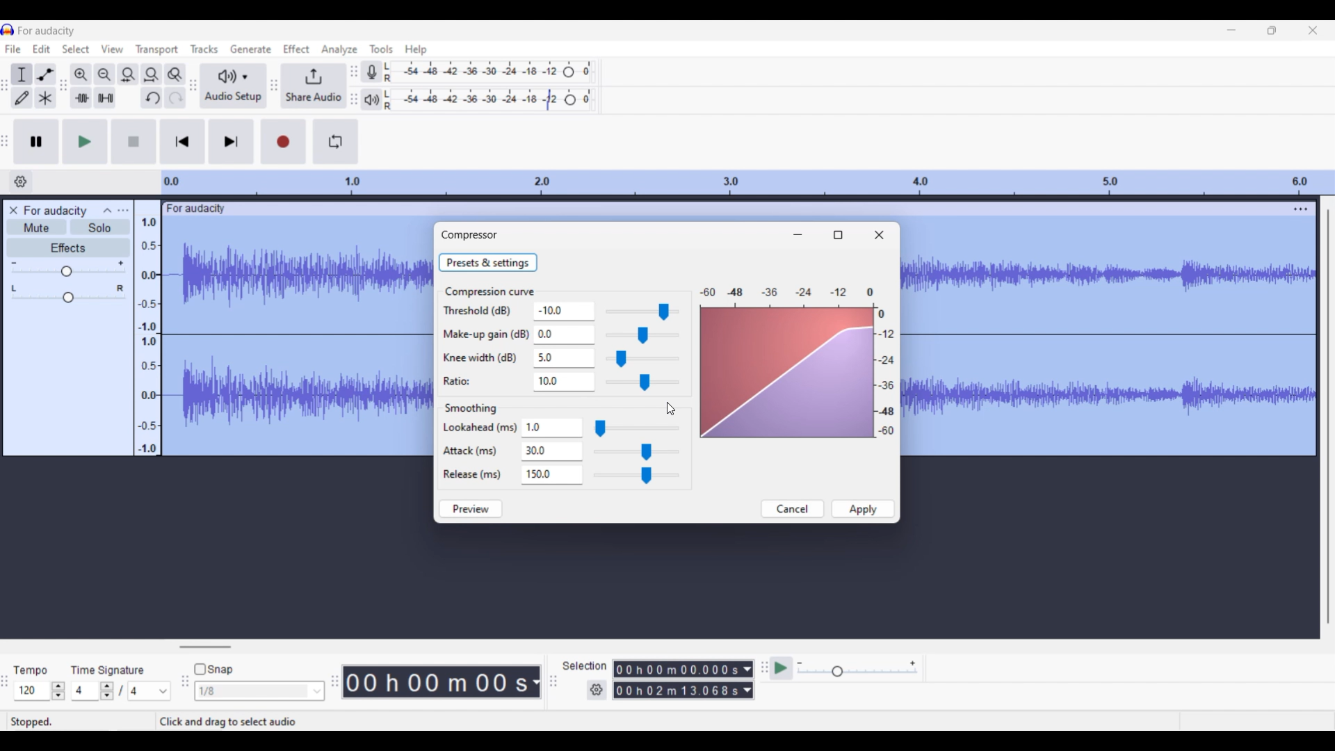 This screenshot has width=1335, height=751. Describe the element at coordinates (313, 86) in the screenshot. I see `Share audio` at that location.